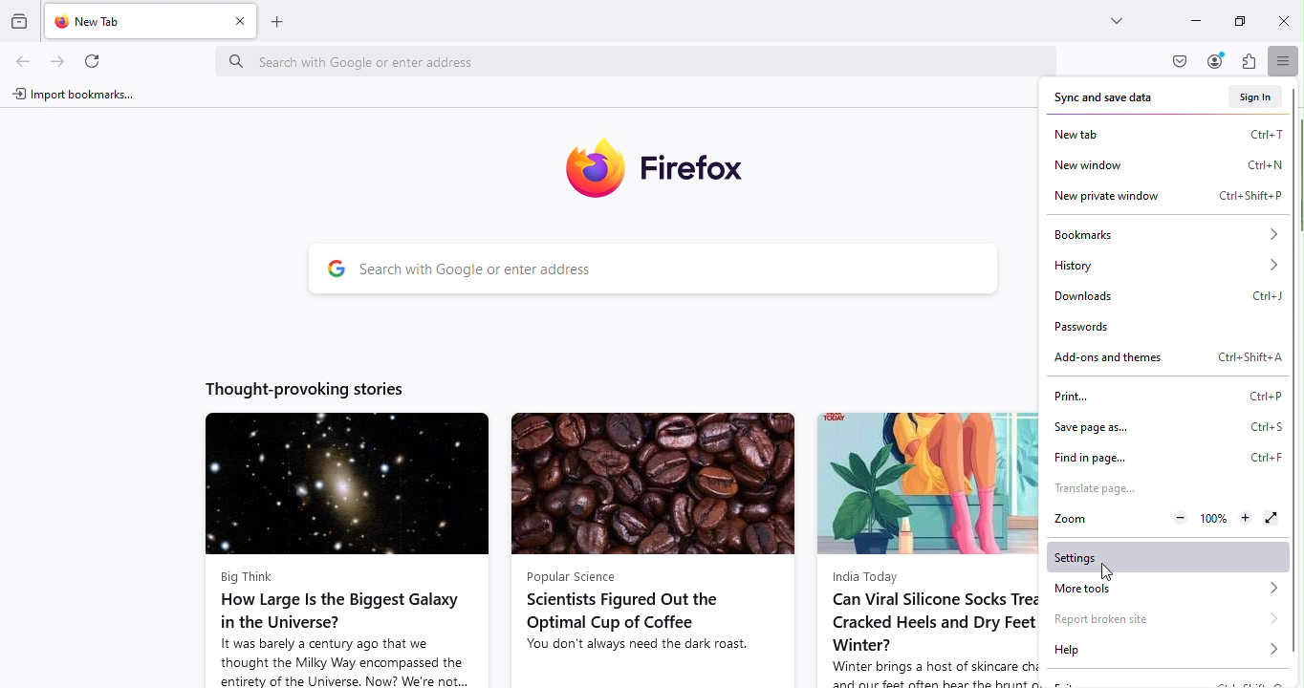 The image size is (1304, 688). I want to click on Reload current page, so click(95, 59).